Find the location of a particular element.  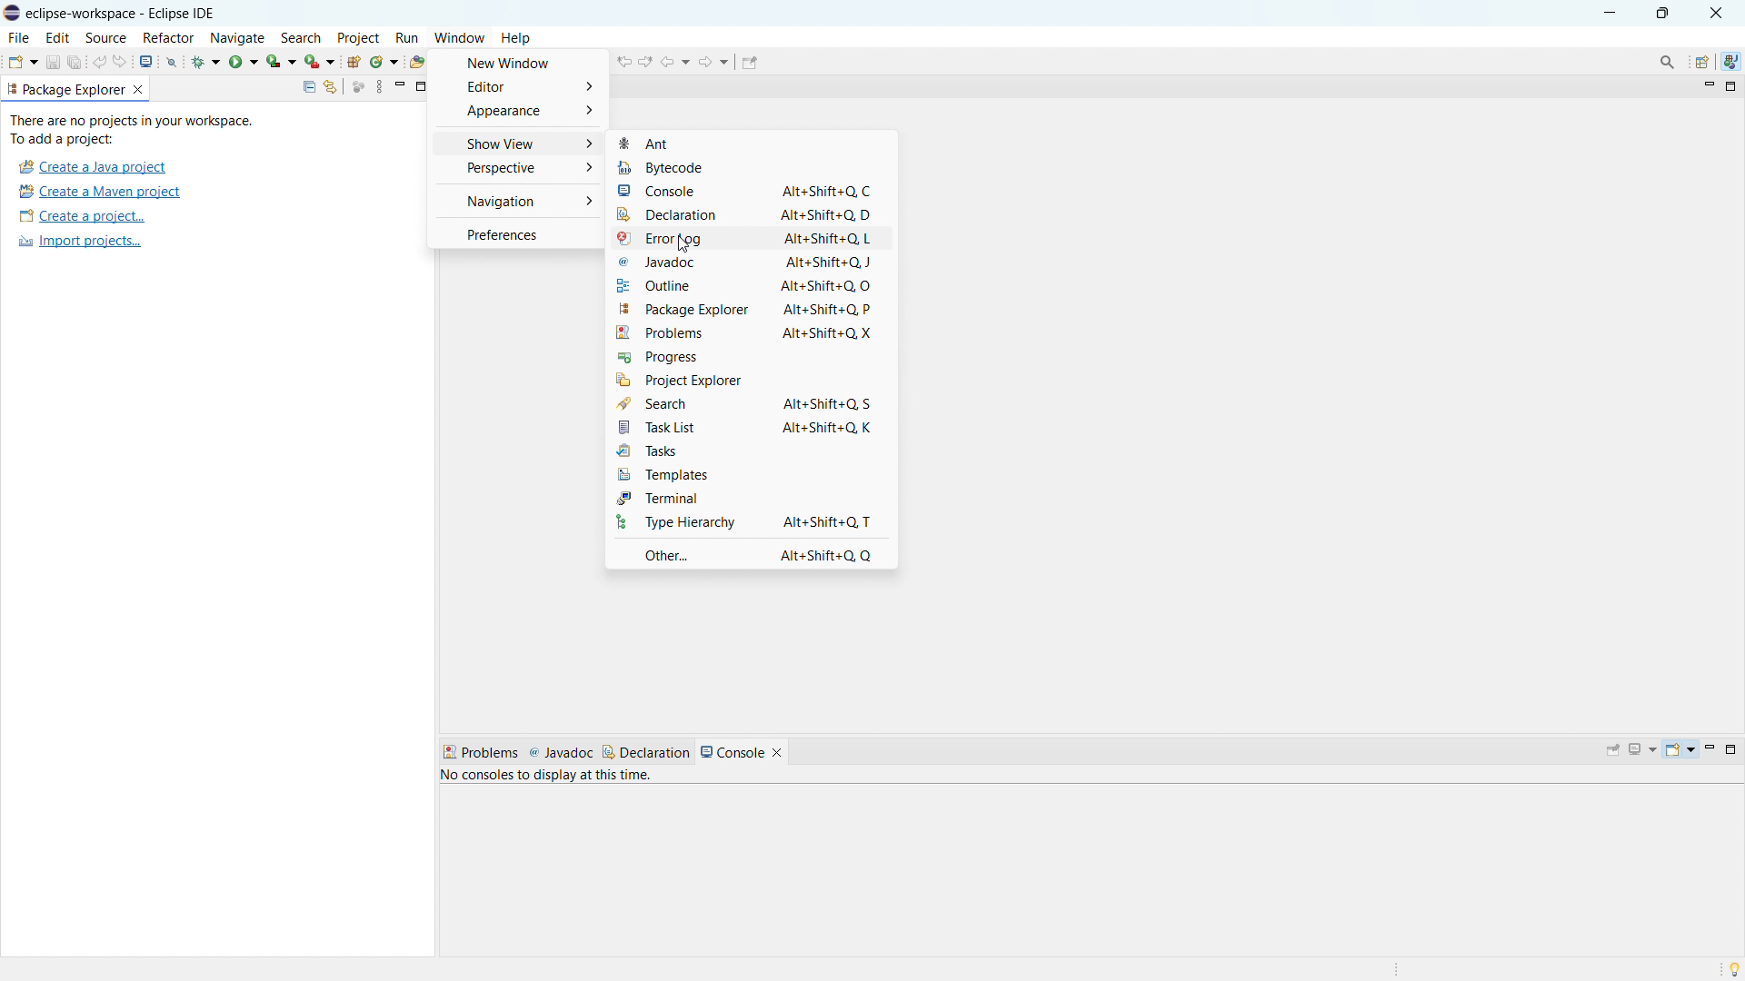

save is located at coordinates (53, 61).